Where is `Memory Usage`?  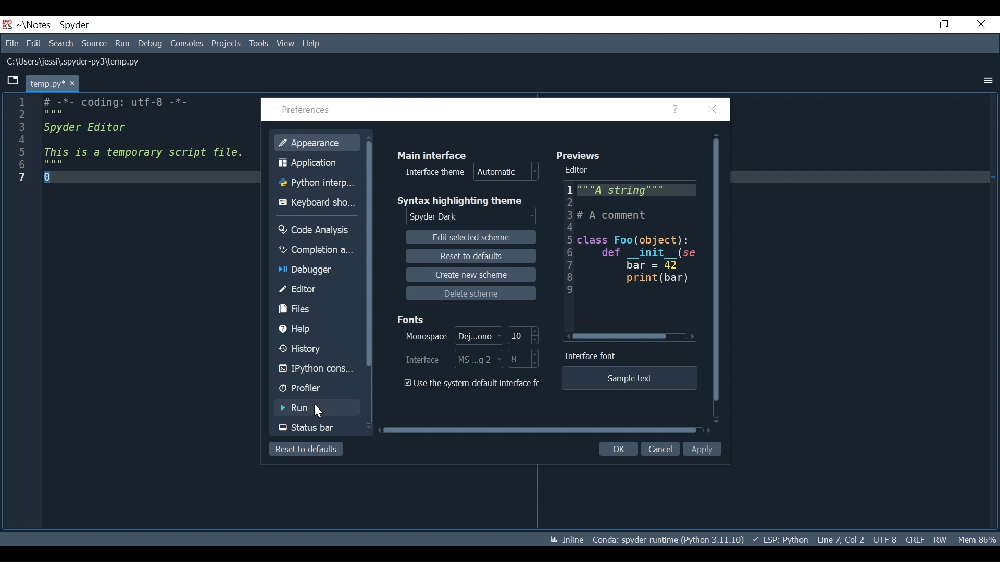
Memory Usage is located at coordinates (979, 538).